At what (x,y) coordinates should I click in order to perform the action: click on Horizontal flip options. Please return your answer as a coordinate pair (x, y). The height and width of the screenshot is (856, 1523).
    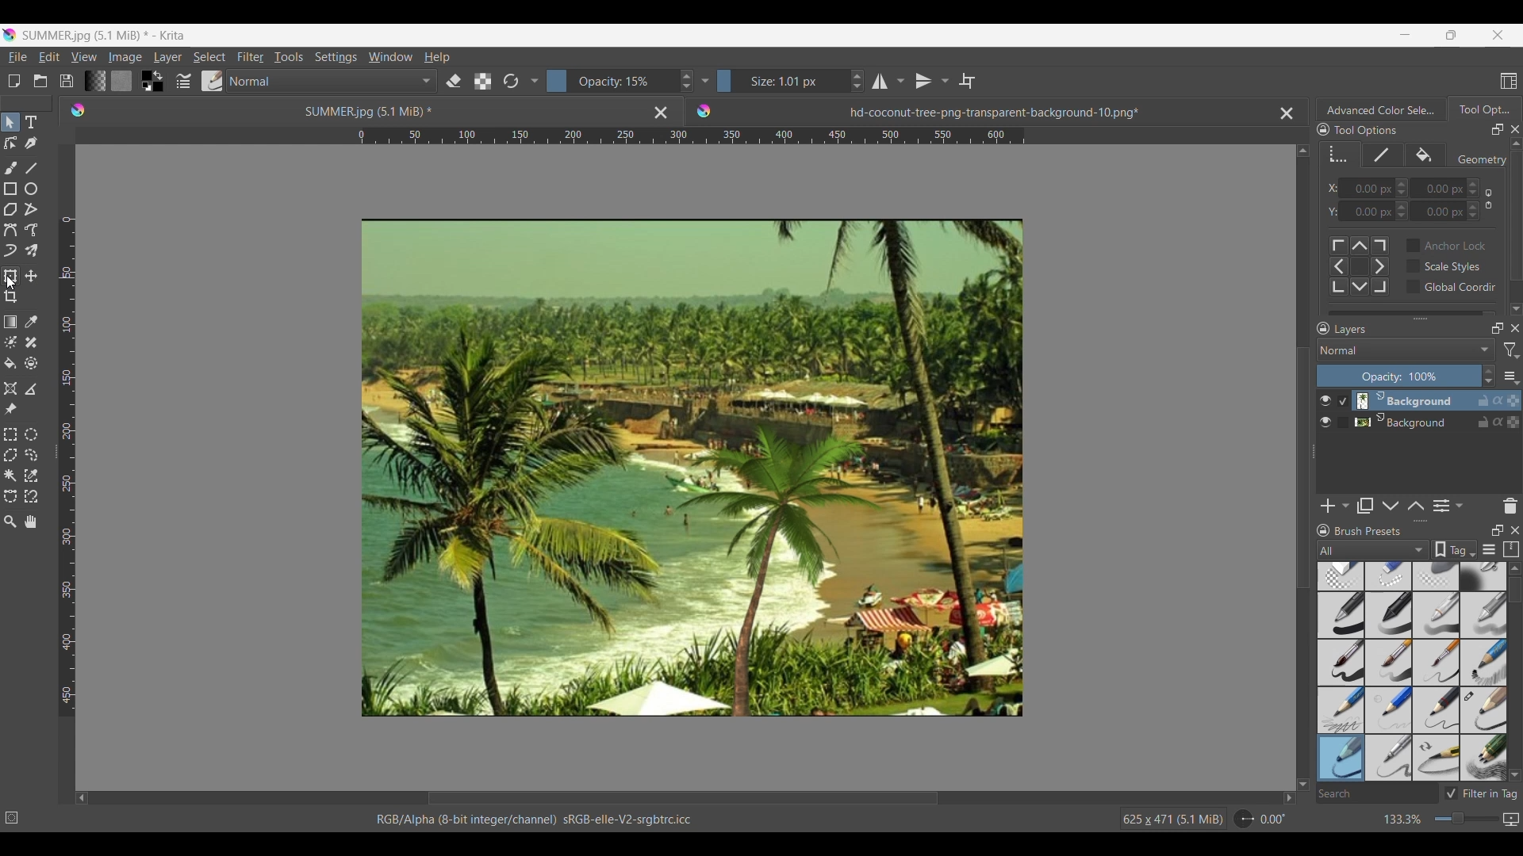
    Looking at the image, I should click on (880, 81).